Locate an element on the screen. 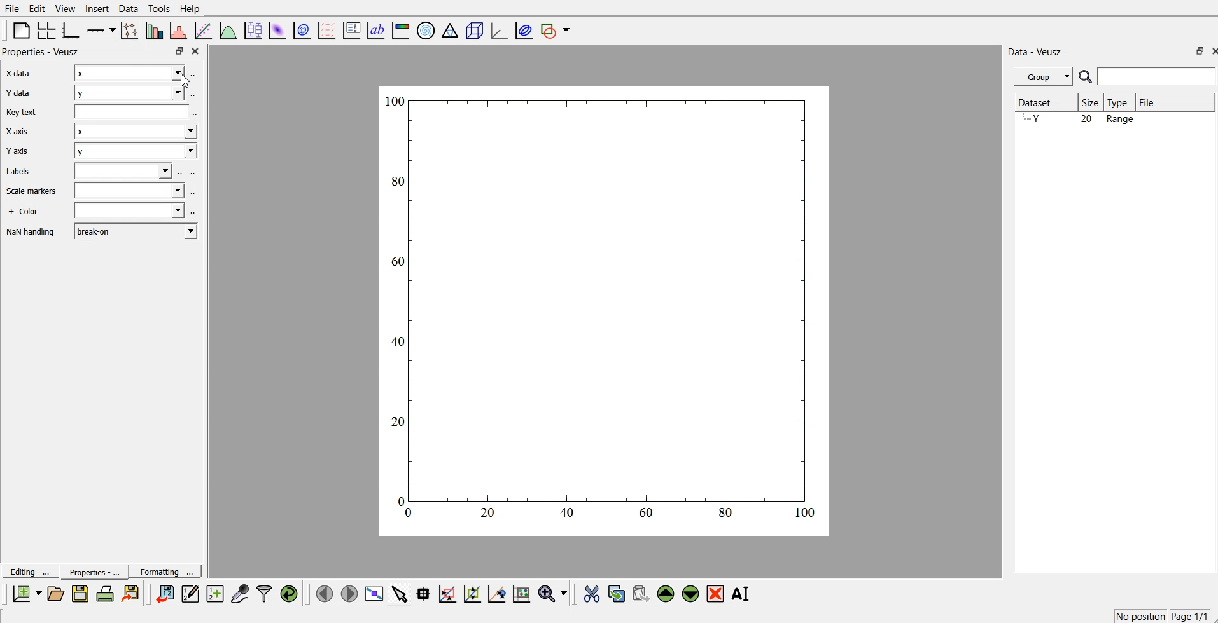 The height and width of the screenshot is (623, 1218). field is located at coordinates (125, 172).